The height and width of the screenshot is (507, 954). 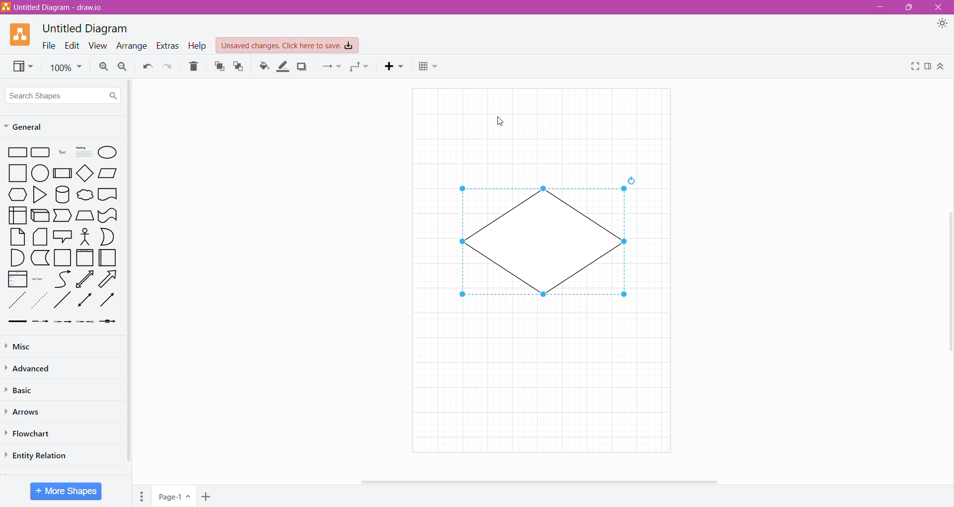 What do you see at coordinates (928, 67) in the screenshot?
I see `Format` at bounding box center [928, 67].